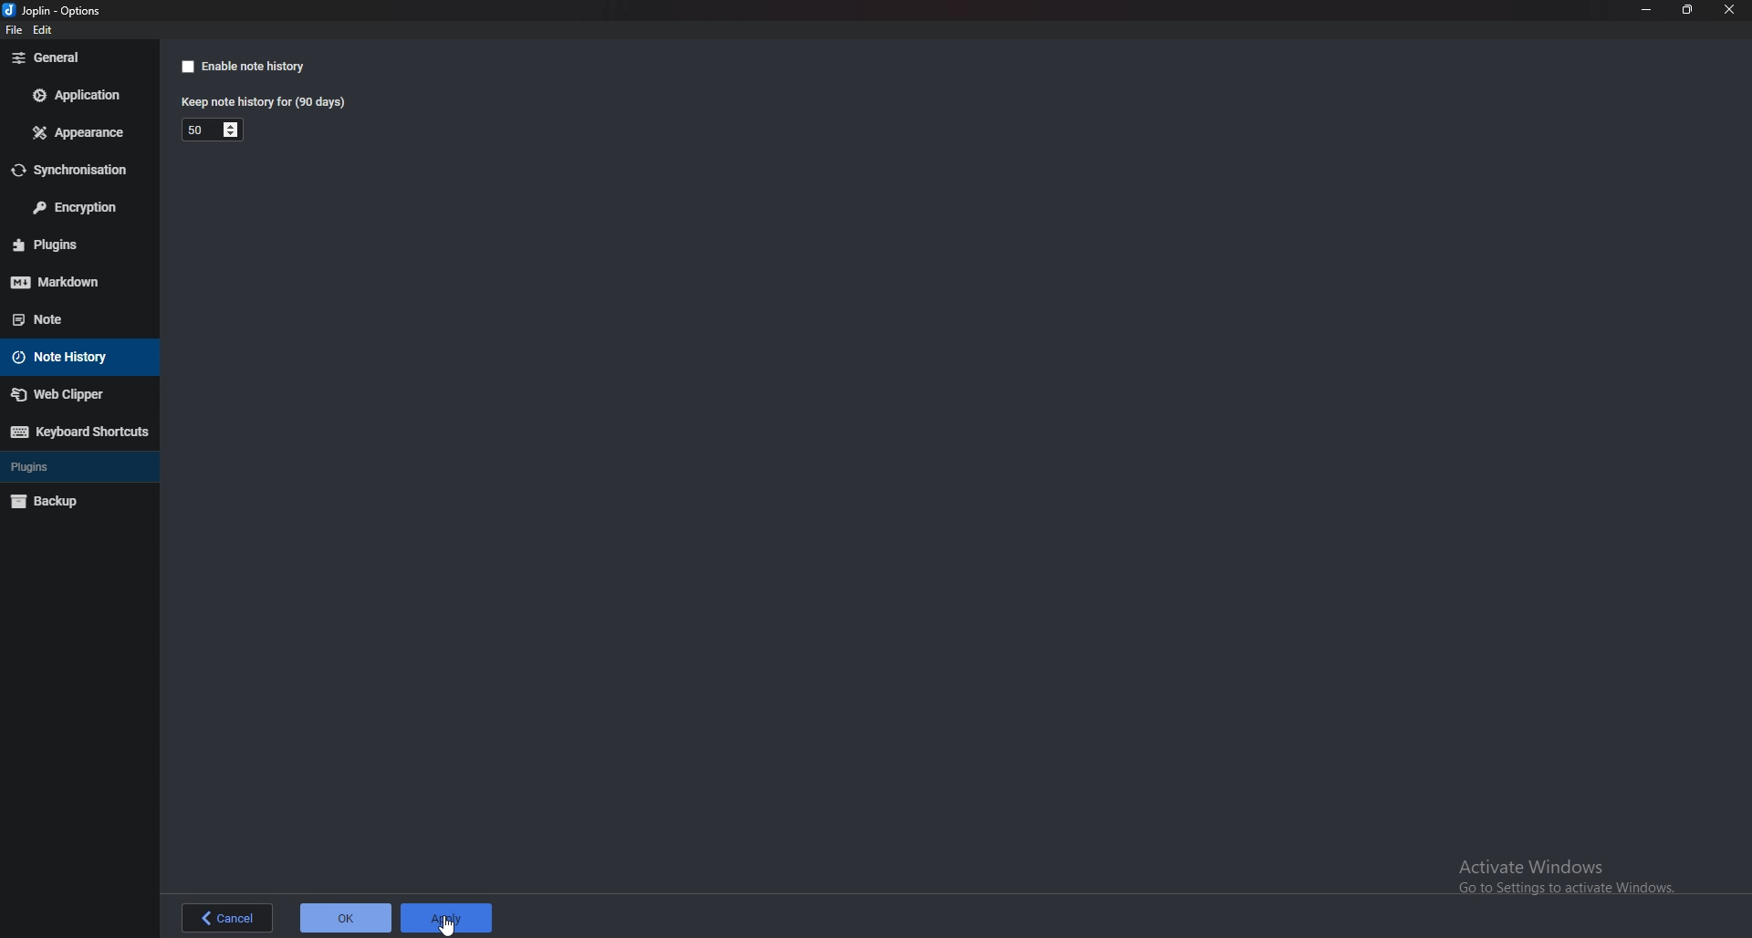 The image size is (1752, 938). I want to click on Appearance, so click(79, 133).